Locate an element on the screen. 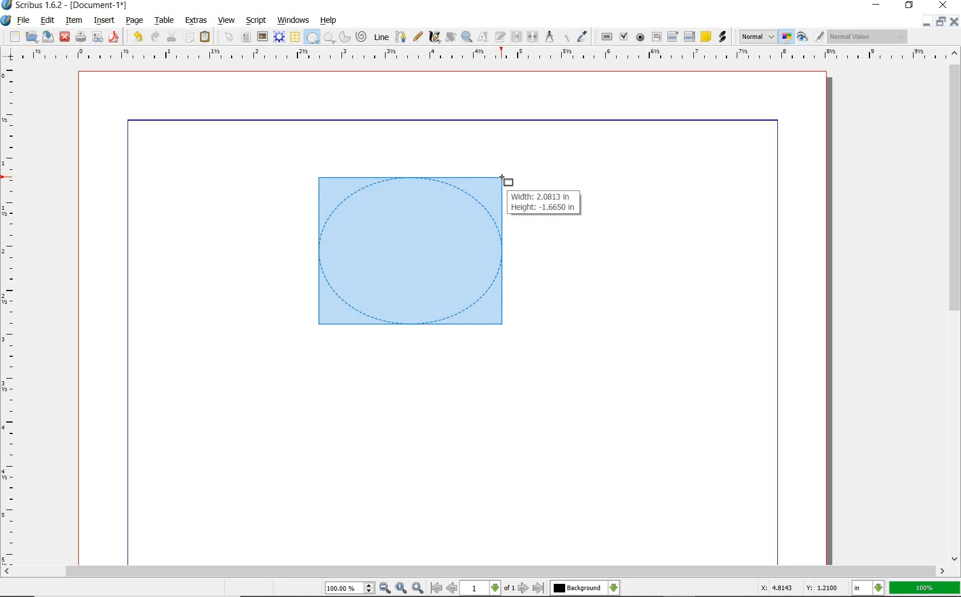 This screenshot has width=961, height=597. PASTE is located at coordinates (205, 38).